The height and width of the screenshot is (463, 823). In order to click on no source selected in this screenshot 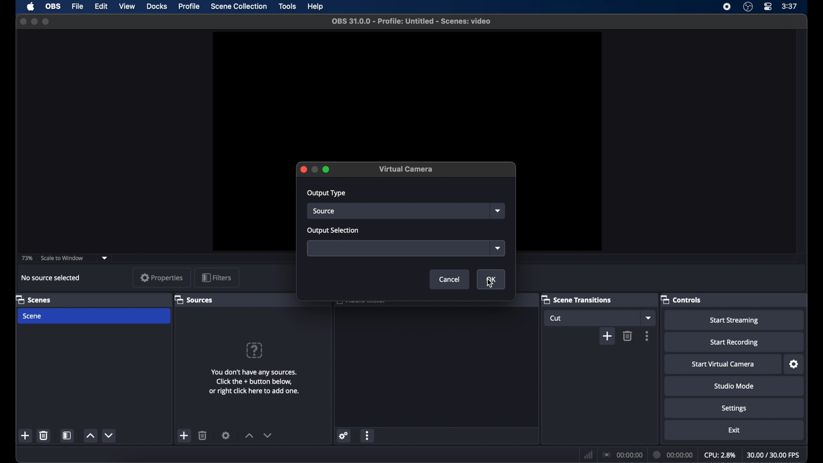, I will do `click(53, 278)`.